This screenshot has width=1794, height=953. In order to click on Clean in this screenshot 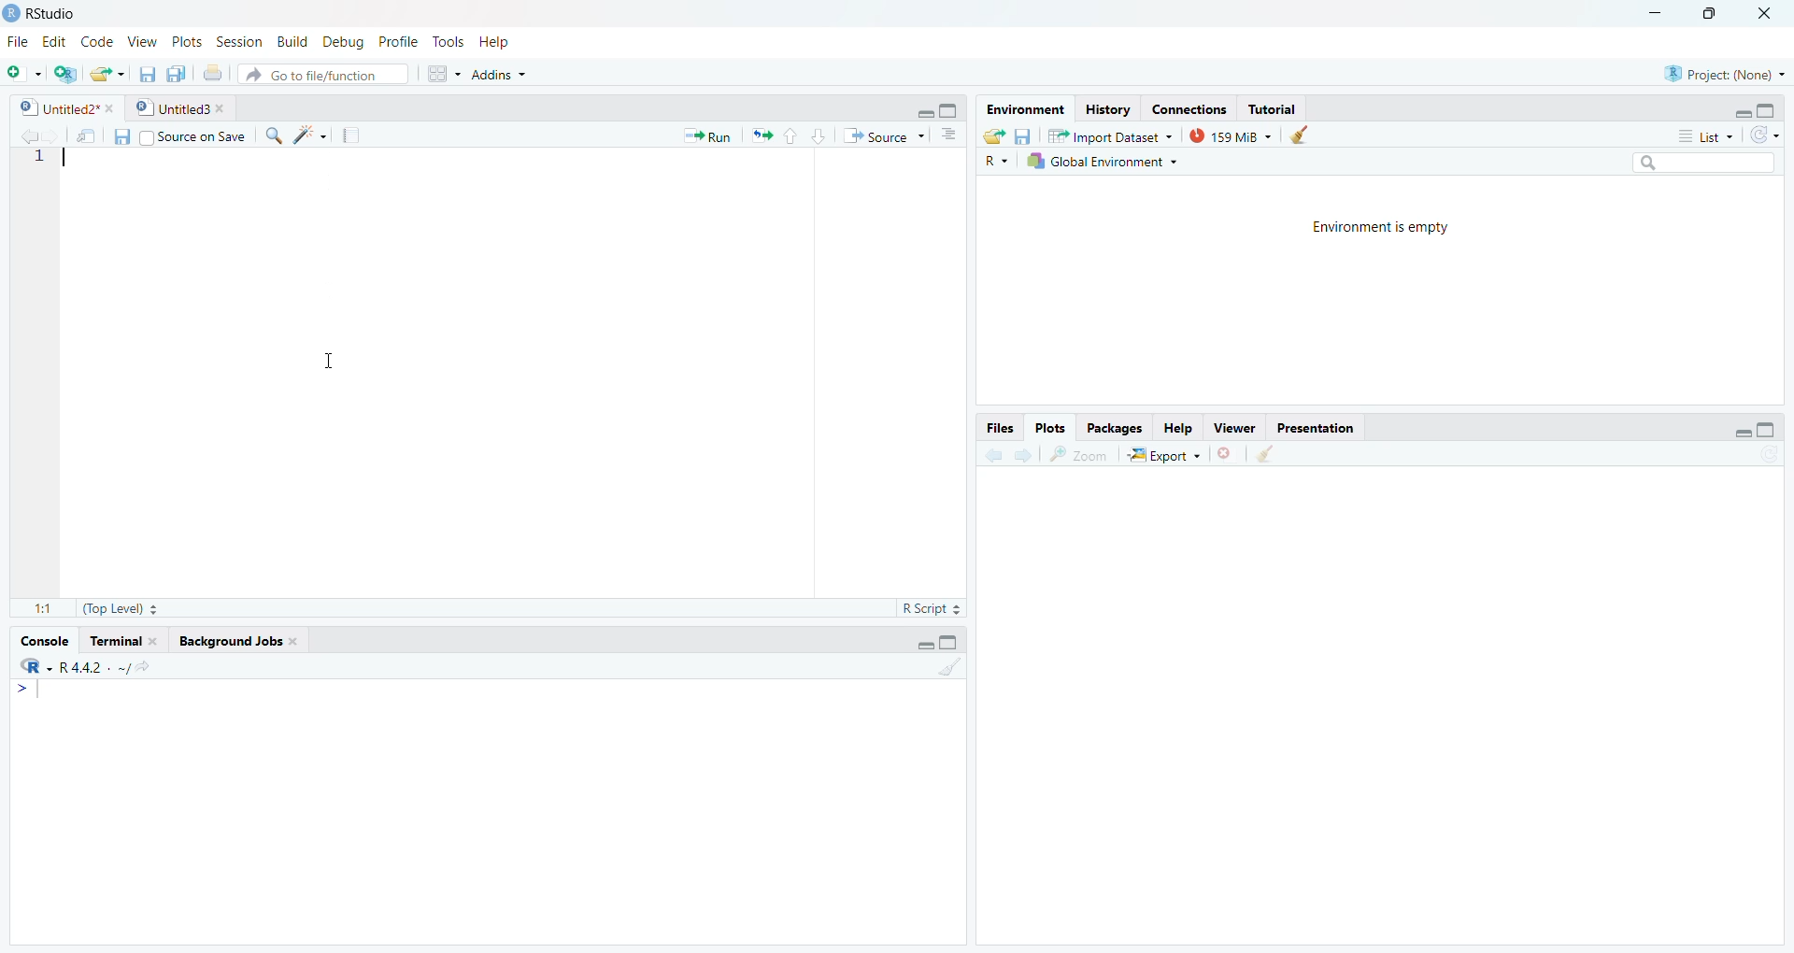, I will do `click(947, 666)`.